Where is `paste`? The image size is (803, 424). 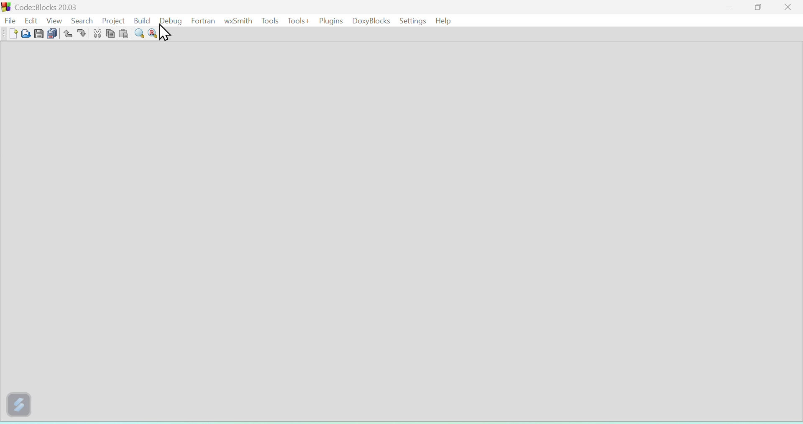 paste is located at coordinates (123, 34).